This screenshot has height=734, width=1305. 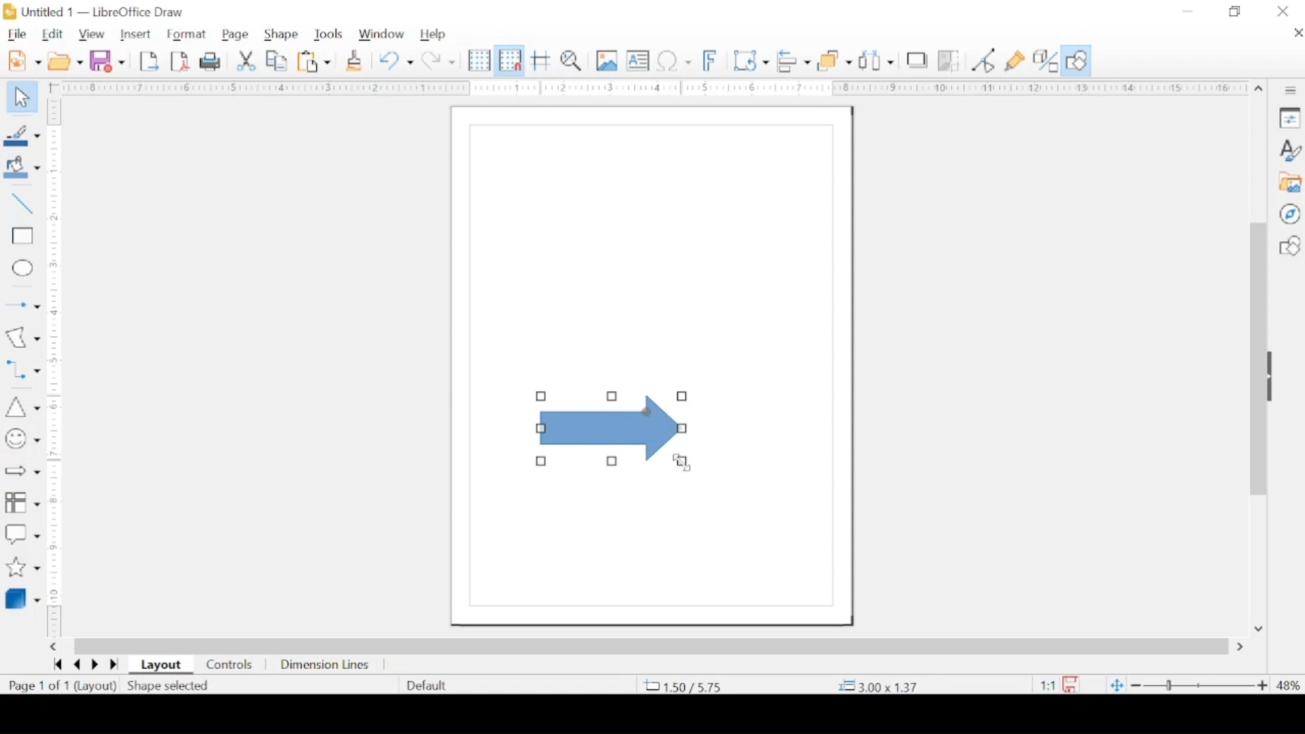 What do you see at coordinates (246, 60) in the screenshot?
I see `cut` at bounding box center [246, 60].